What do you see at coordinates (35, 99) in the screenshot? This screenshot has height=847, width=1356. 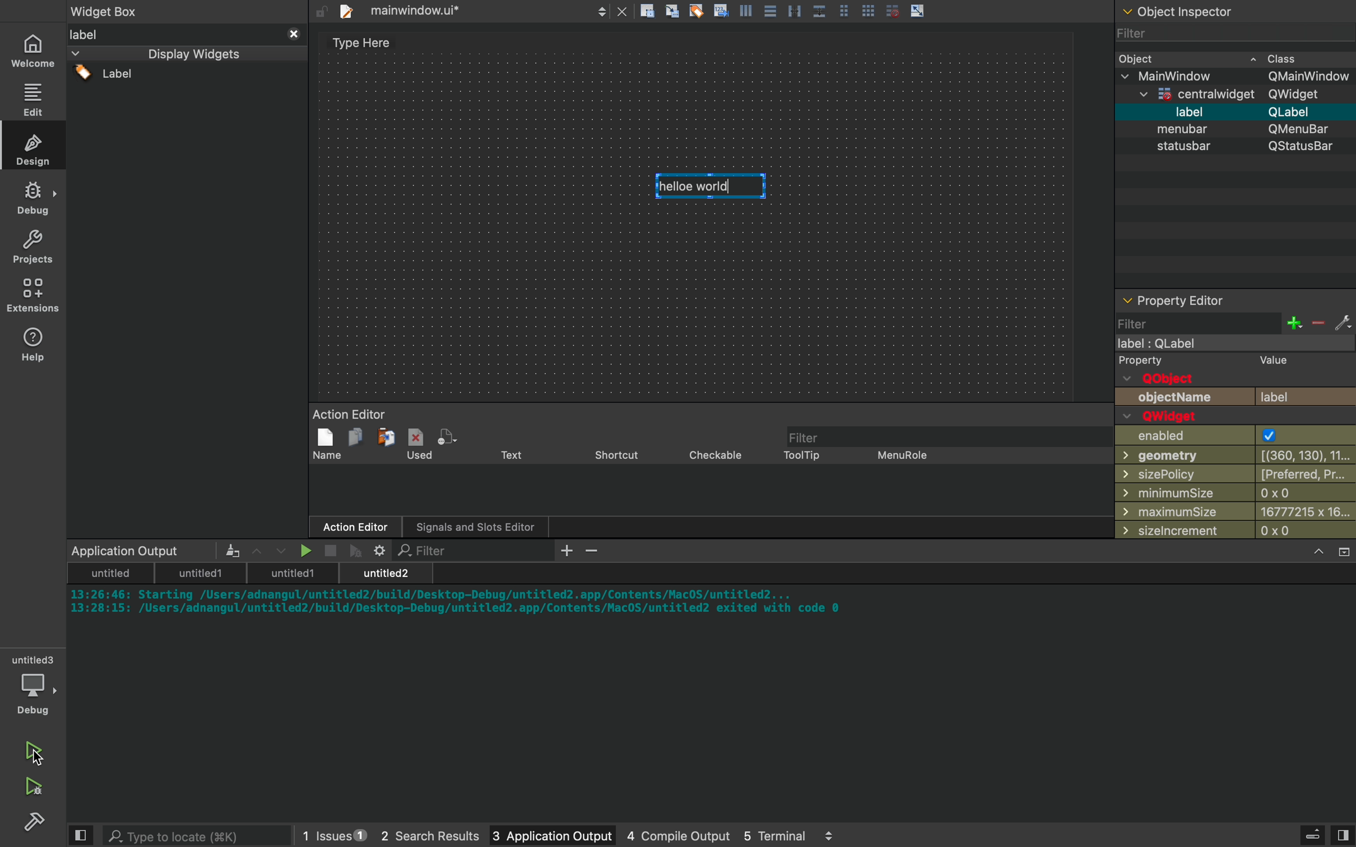 I see `edit` at bounding box center [35, 99].